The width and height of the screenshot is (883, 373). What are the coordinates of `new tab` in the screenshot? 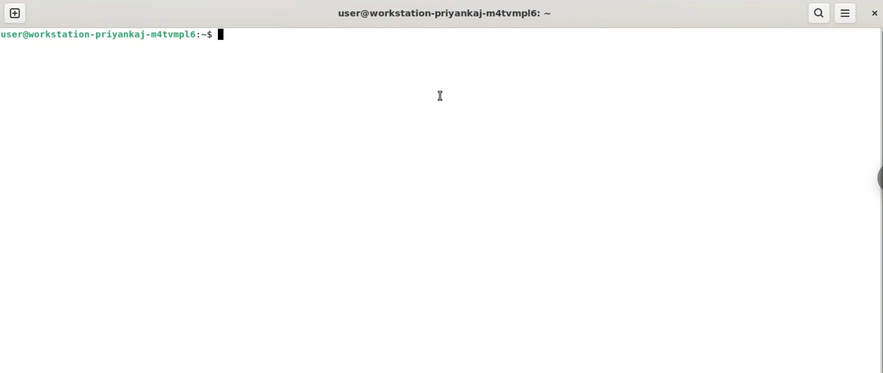 It's located at (16, 13).